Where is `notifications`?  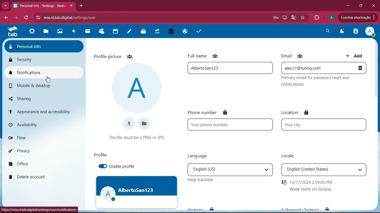
notifications is located at coordinates (41, 72).